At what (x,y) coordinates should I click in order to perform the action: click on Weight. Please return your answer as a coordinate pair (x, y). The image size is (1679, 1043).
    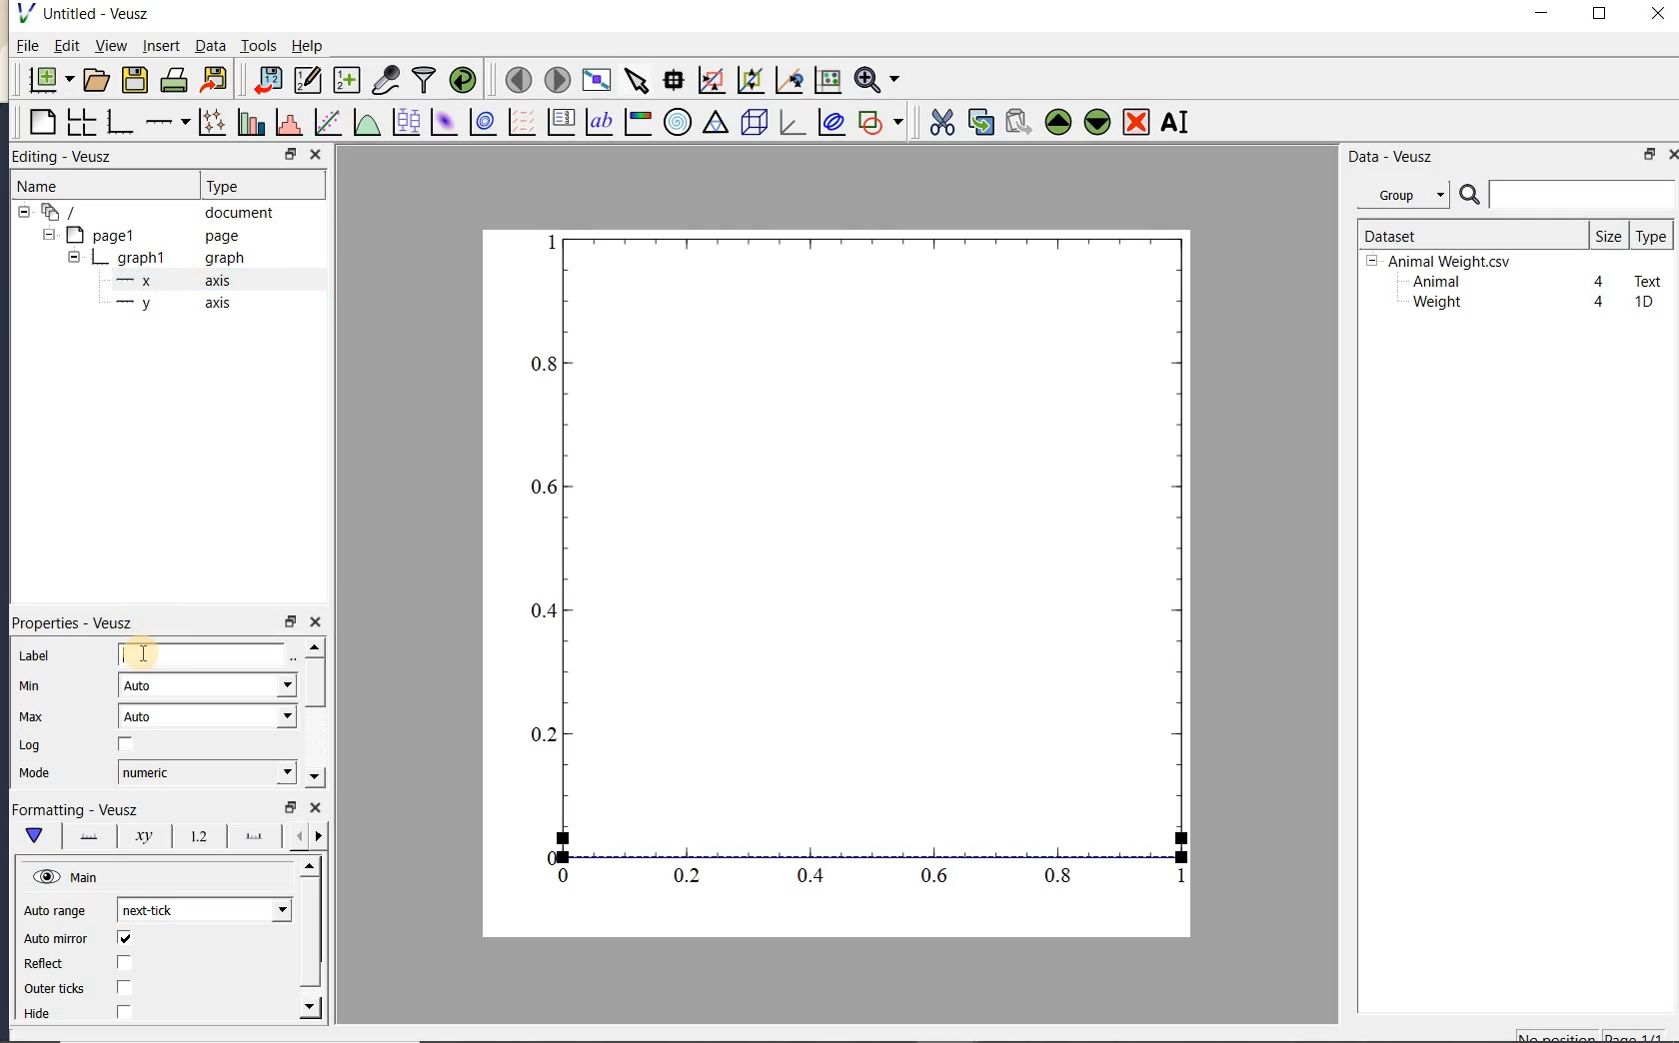
    Looking at the image, I should click on (1435, 304).